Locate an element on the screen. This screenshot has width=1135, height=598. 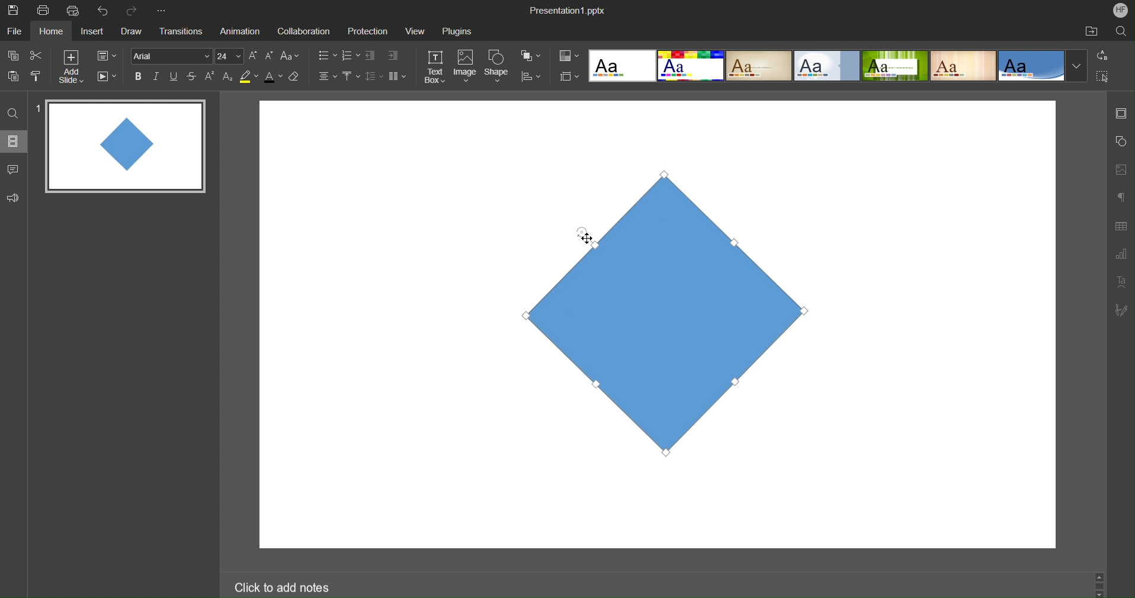
Search is located at coordinates (1121, 31).